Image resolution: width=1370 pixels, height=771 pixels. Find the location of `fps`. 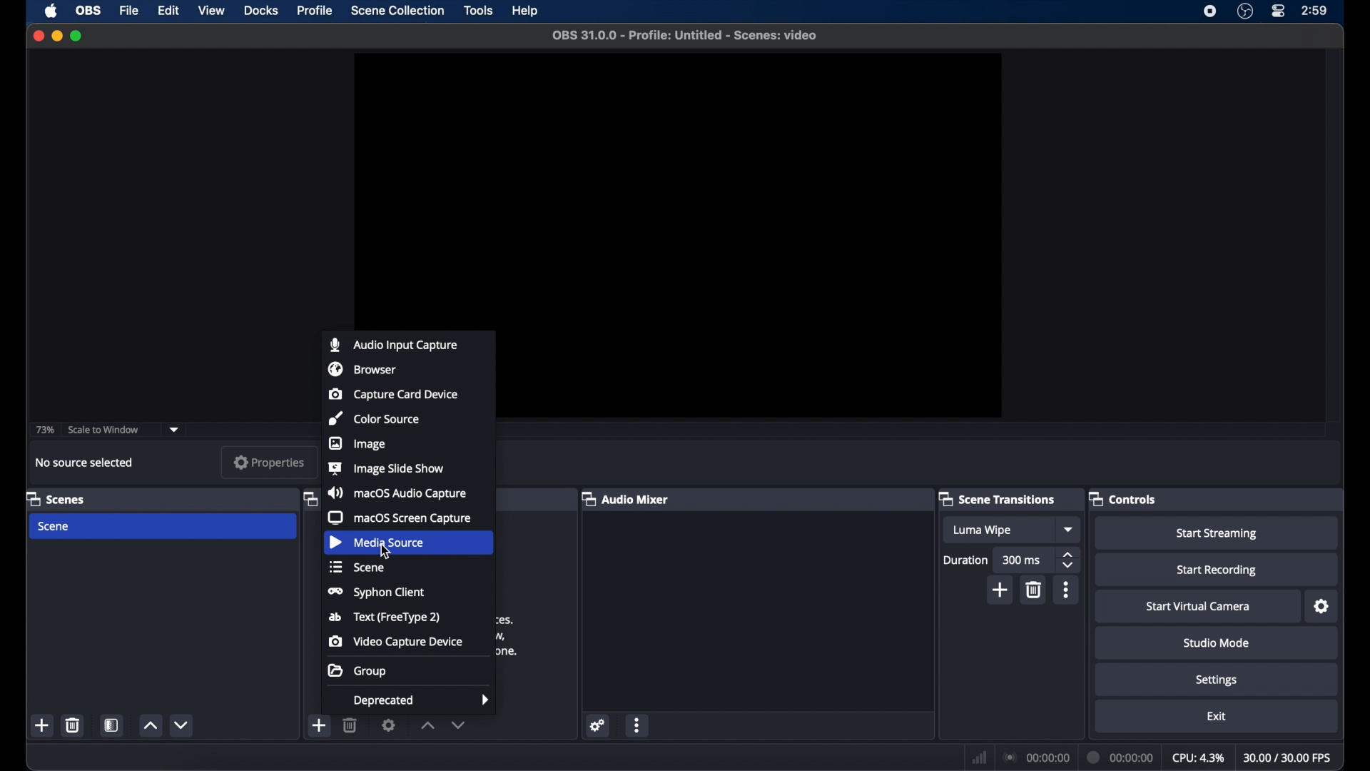

fps is located at coordinates (1288, 757).